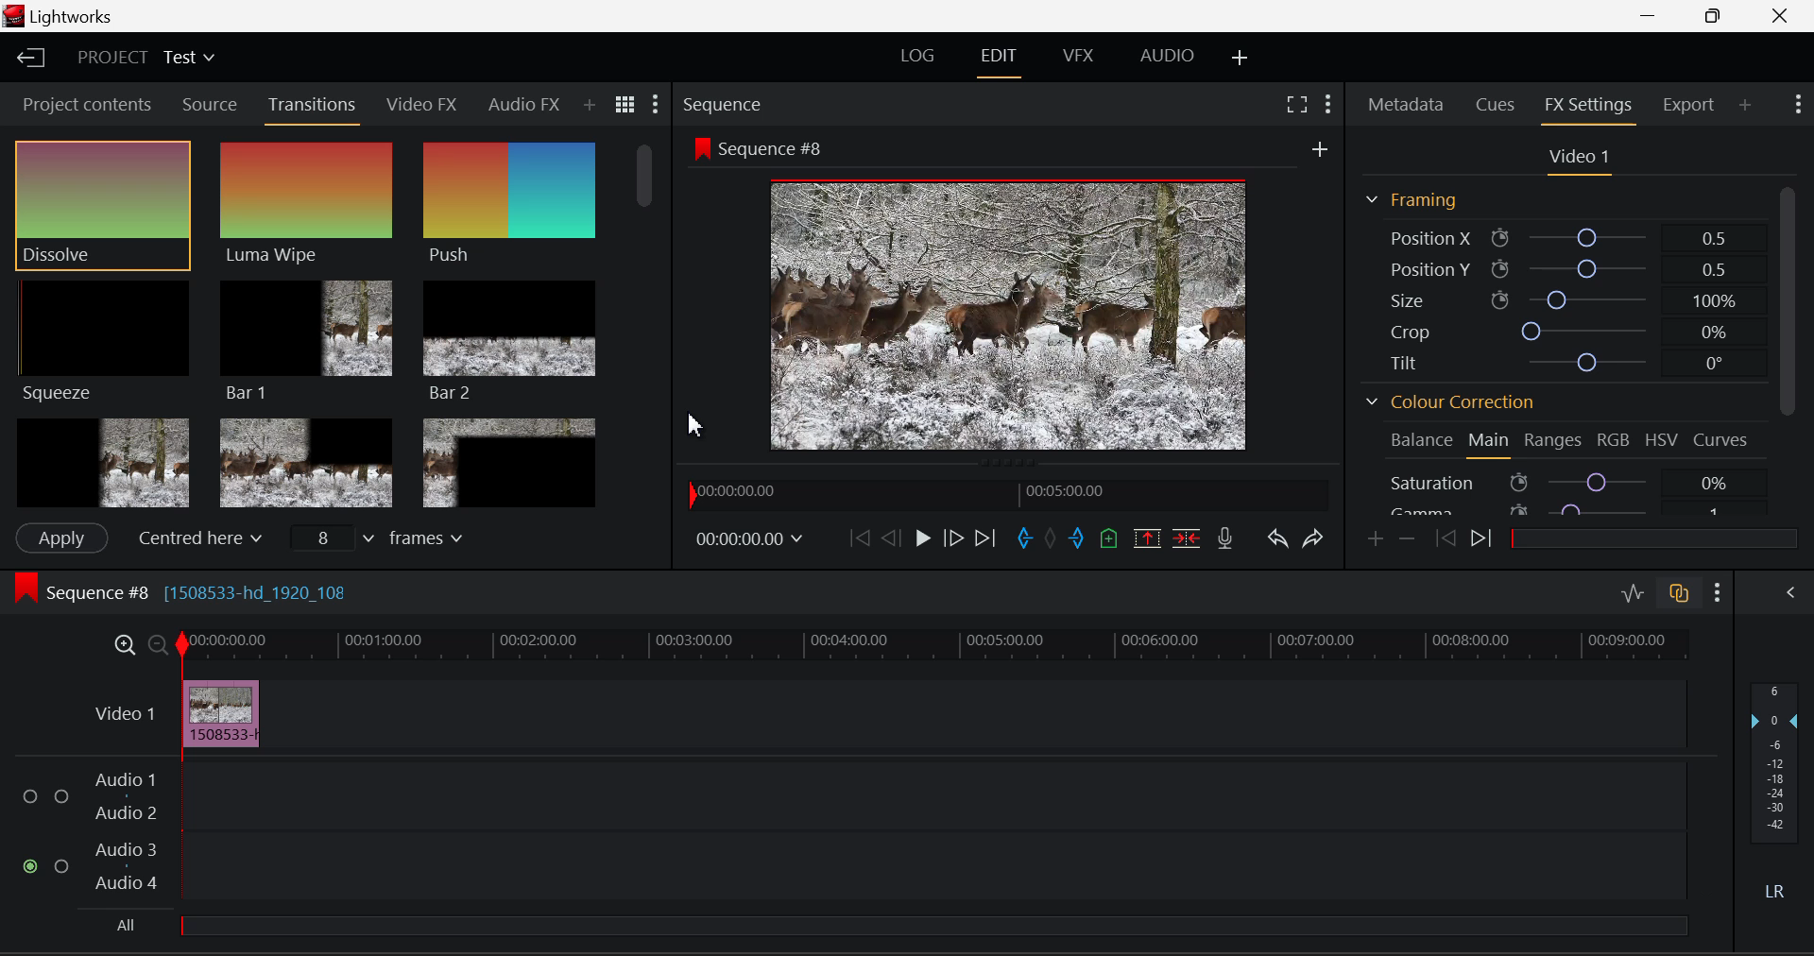 This screenshot has height=956, width=1814. What do you see at coordinates (1149, 538) in the screenshot?
I see `Remove marked section` at bounding box center [1149, 538].